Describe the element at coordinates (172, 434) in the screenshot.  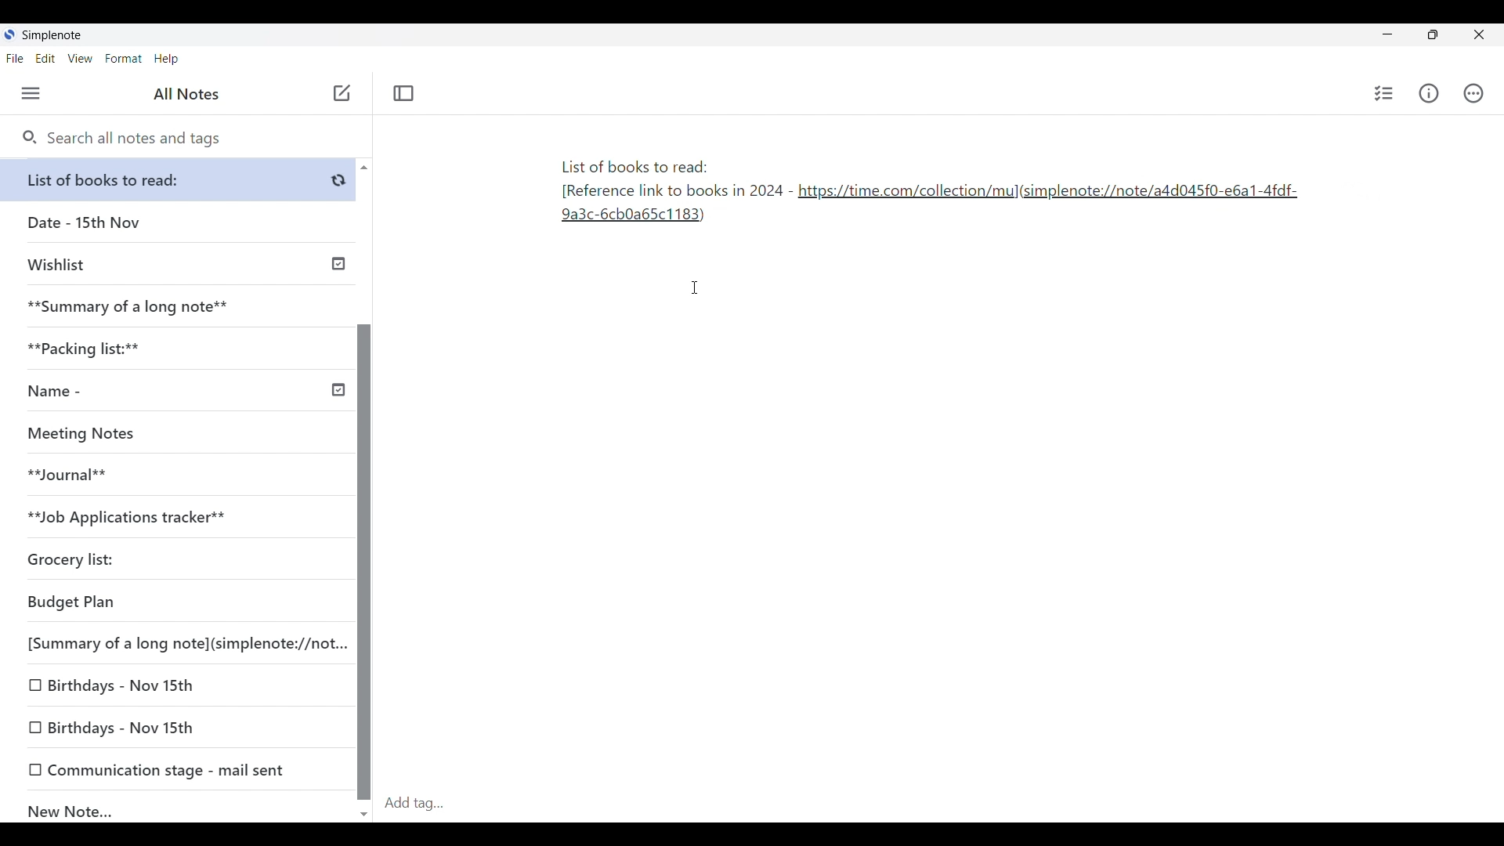
I see `Meeting Notes` at that location.